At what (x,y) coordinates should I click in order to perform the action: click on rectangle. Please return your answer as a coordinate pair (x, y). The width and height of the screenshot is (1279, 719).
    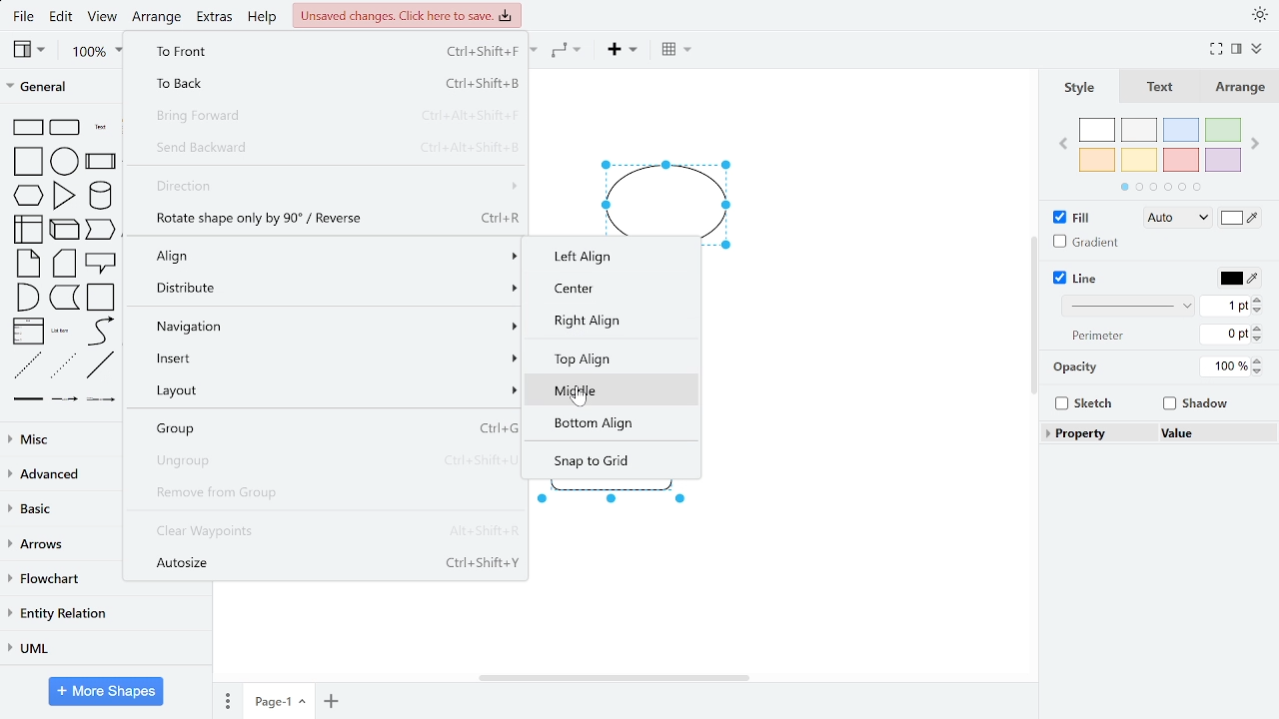
    Looking at the image, I should click on (29, 127).